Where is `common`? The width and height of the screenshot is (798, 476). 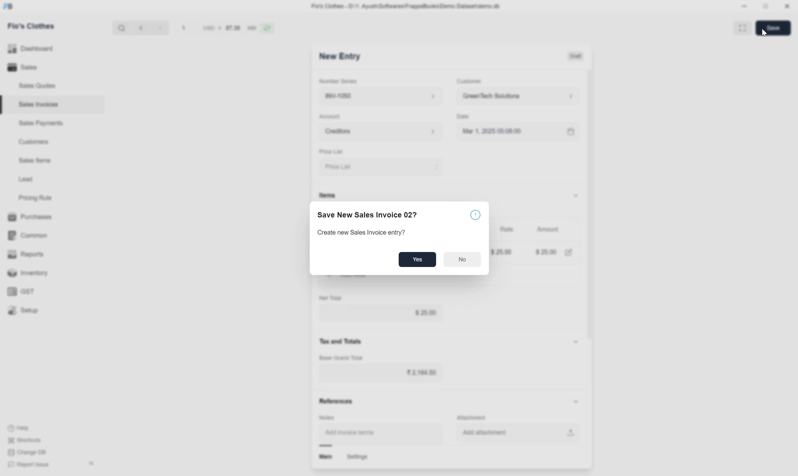
common is located at coordinates (42, 234).